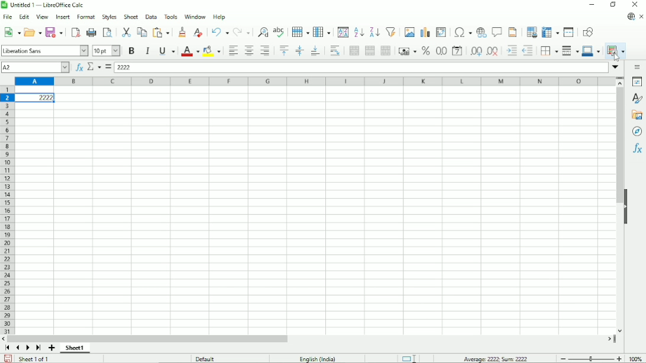  I want to click on Functions, so click(638, 148).